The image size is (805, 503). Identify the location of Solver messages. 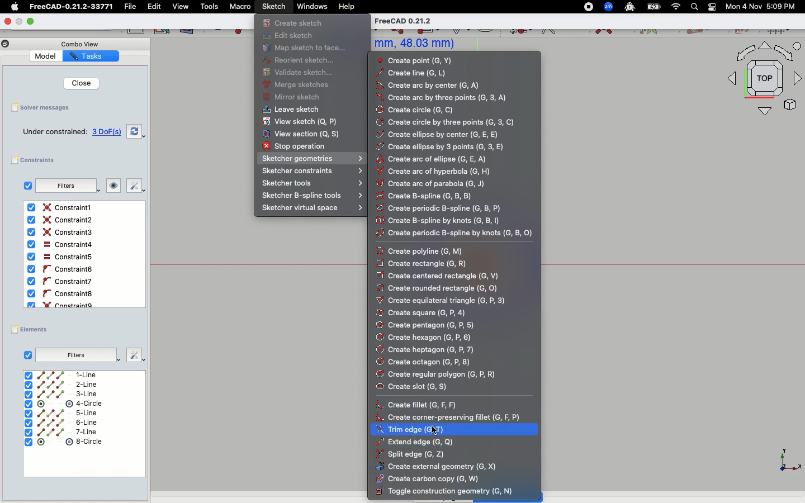
(43, 107).